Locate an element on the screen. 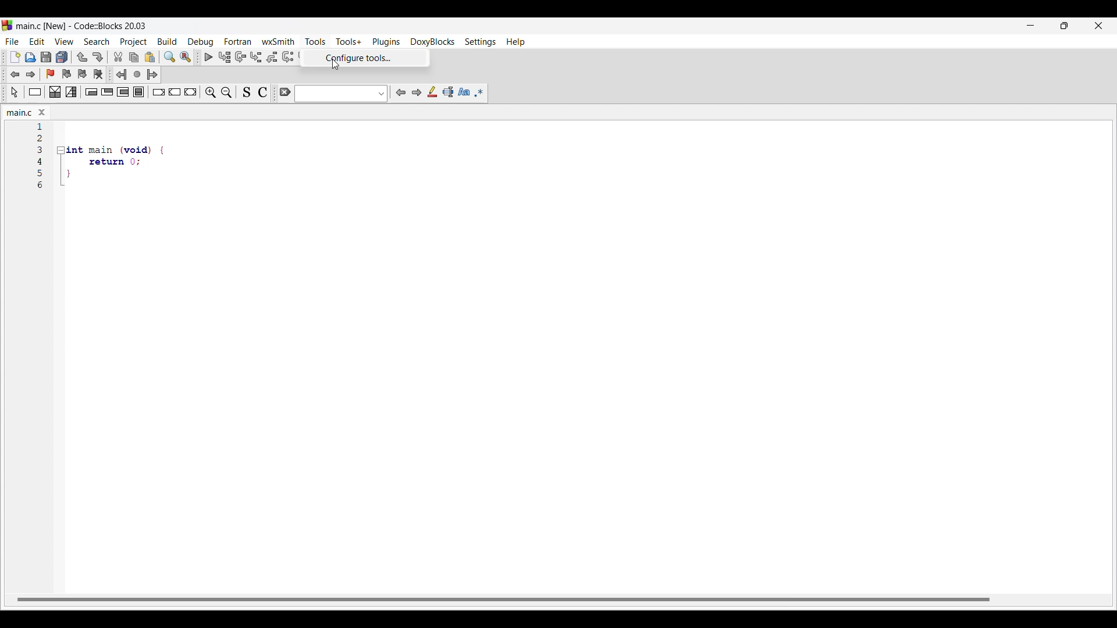 The height and width of the screenshot is (628, 1117). Settings menu is located at coordinates (480, 42).